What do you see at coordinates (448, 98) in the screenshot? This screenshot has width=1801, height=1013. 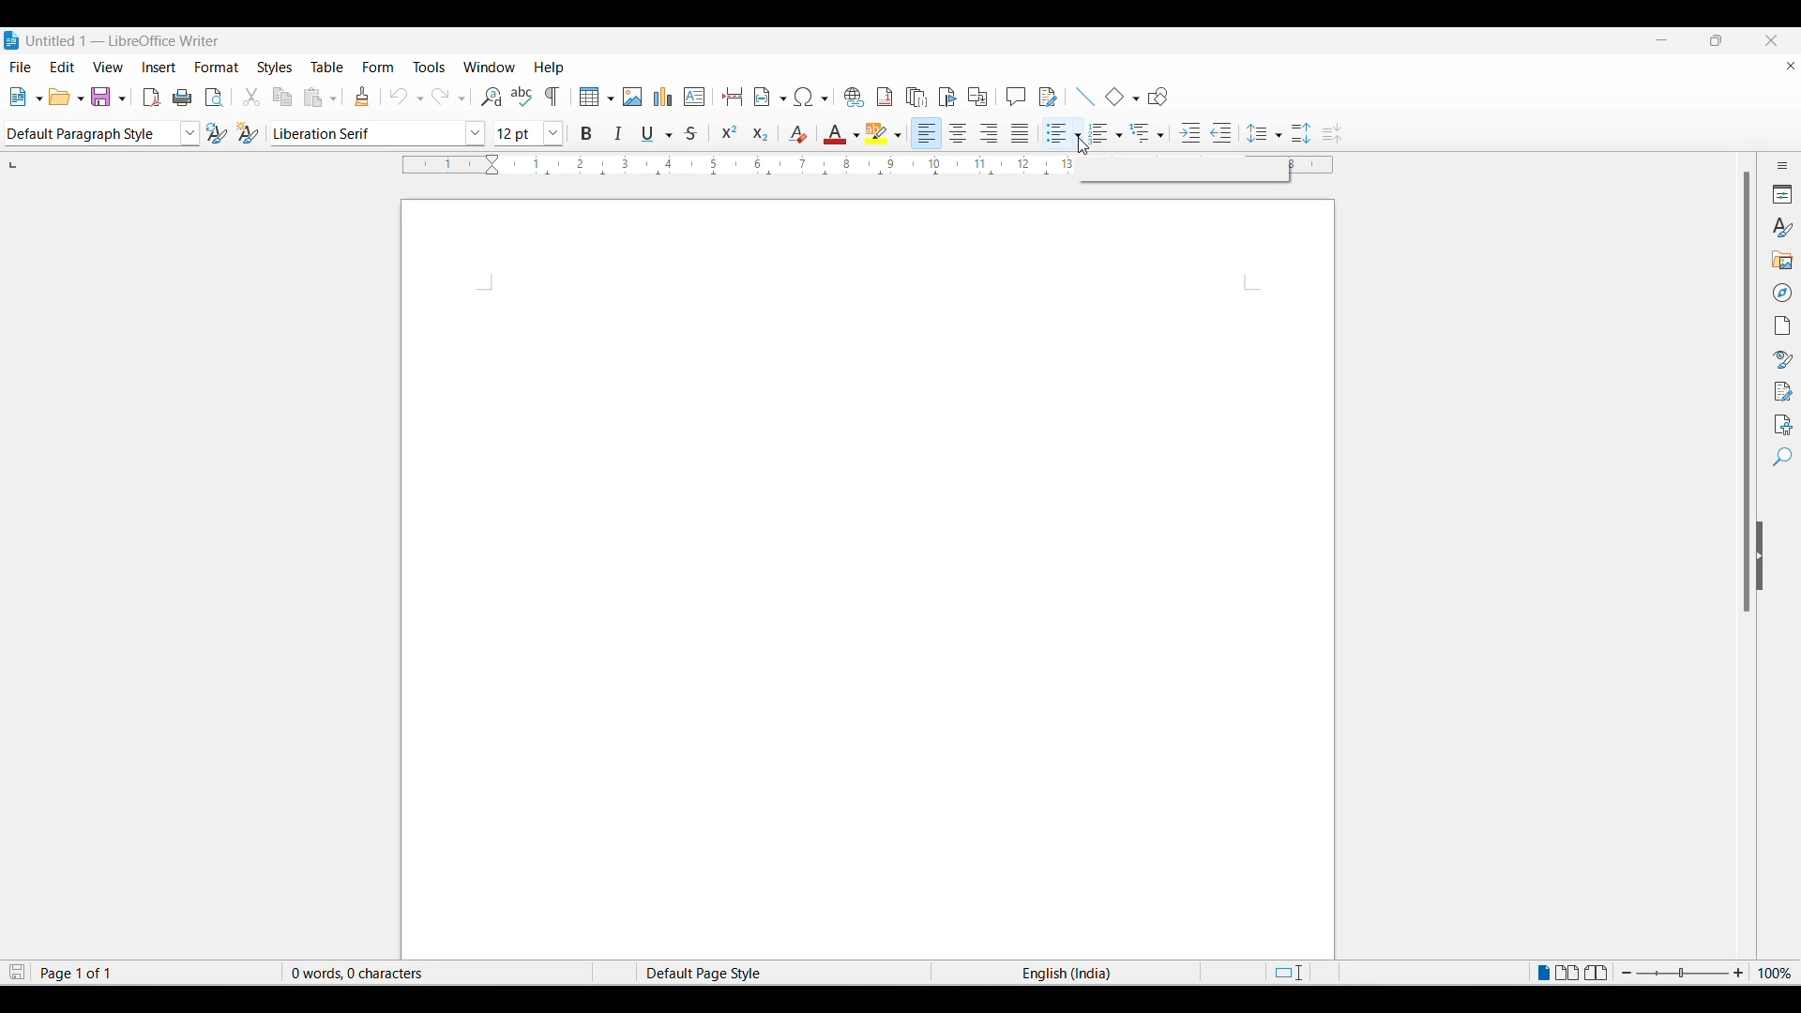 I see `redo` at bounding box center [448, 98].